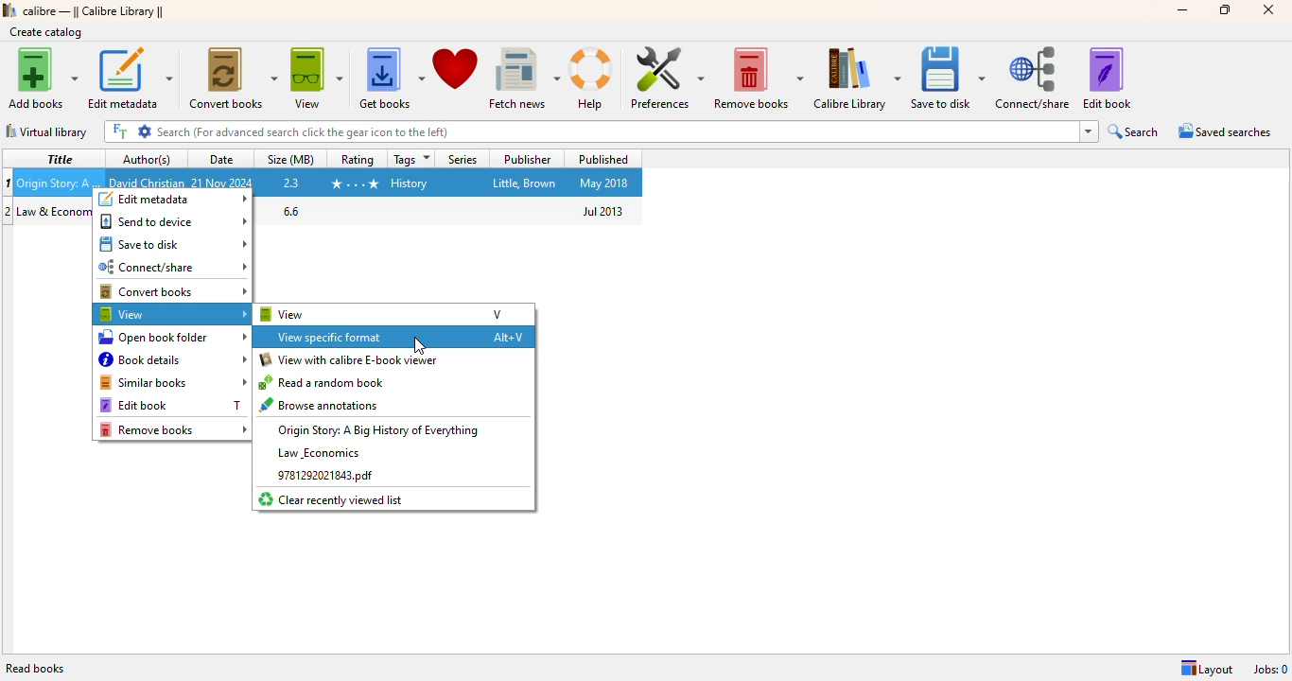 The width and height of the screenshot is (1292, 681). What do you see at coordinates (354, 184) in the screenshot?
I see `ratings` at bounding box center [354, 184].